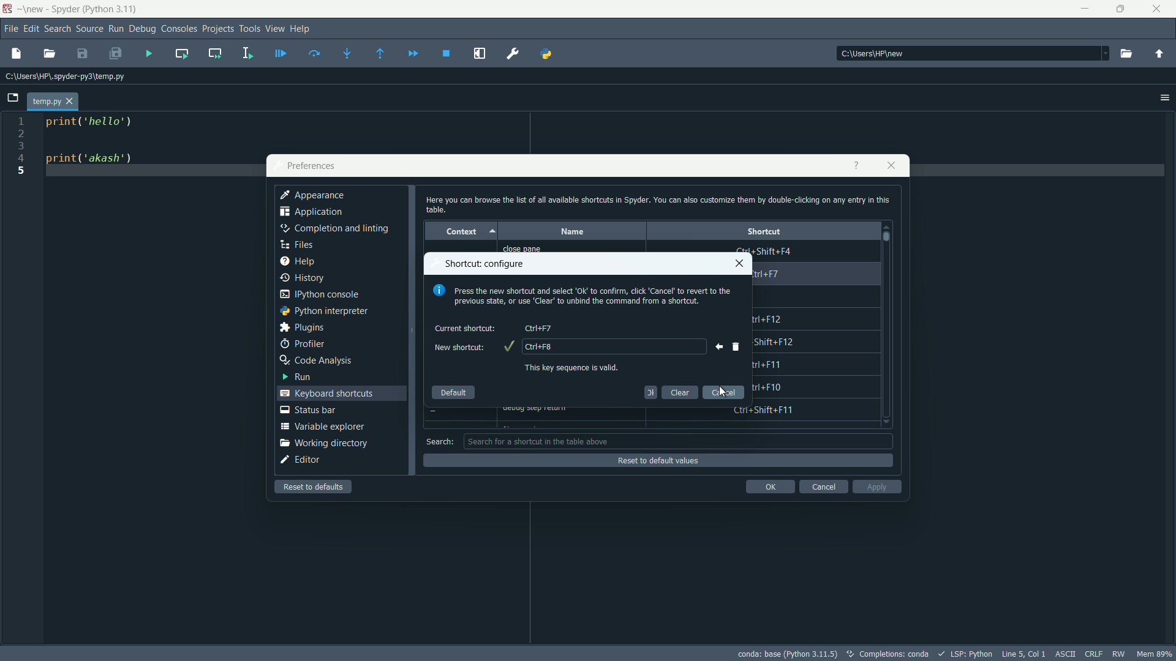 The height and width of the screenshot is (661, 1176). I want to click on view menu, so click(276, 28).